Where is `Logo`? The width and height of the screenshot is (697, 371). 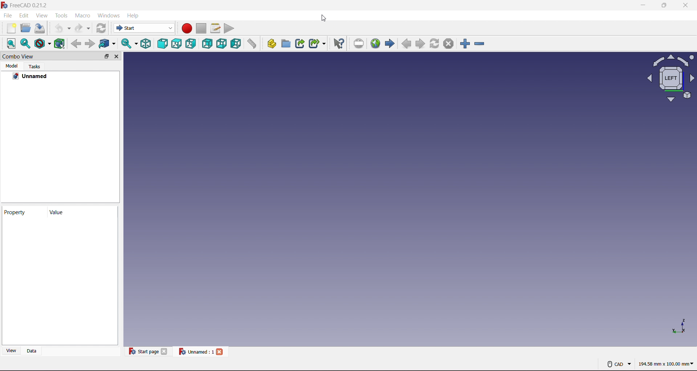
Logo is located at coordinates (4, 5).